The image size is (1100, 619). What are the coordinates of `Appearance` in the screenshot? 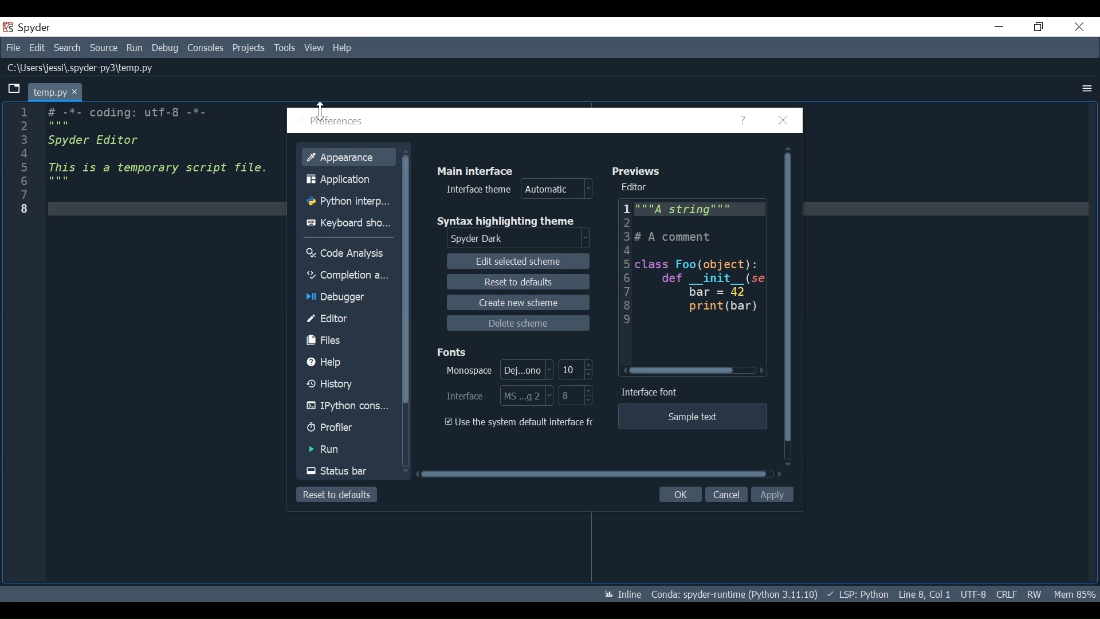 It's located at (348, 158).